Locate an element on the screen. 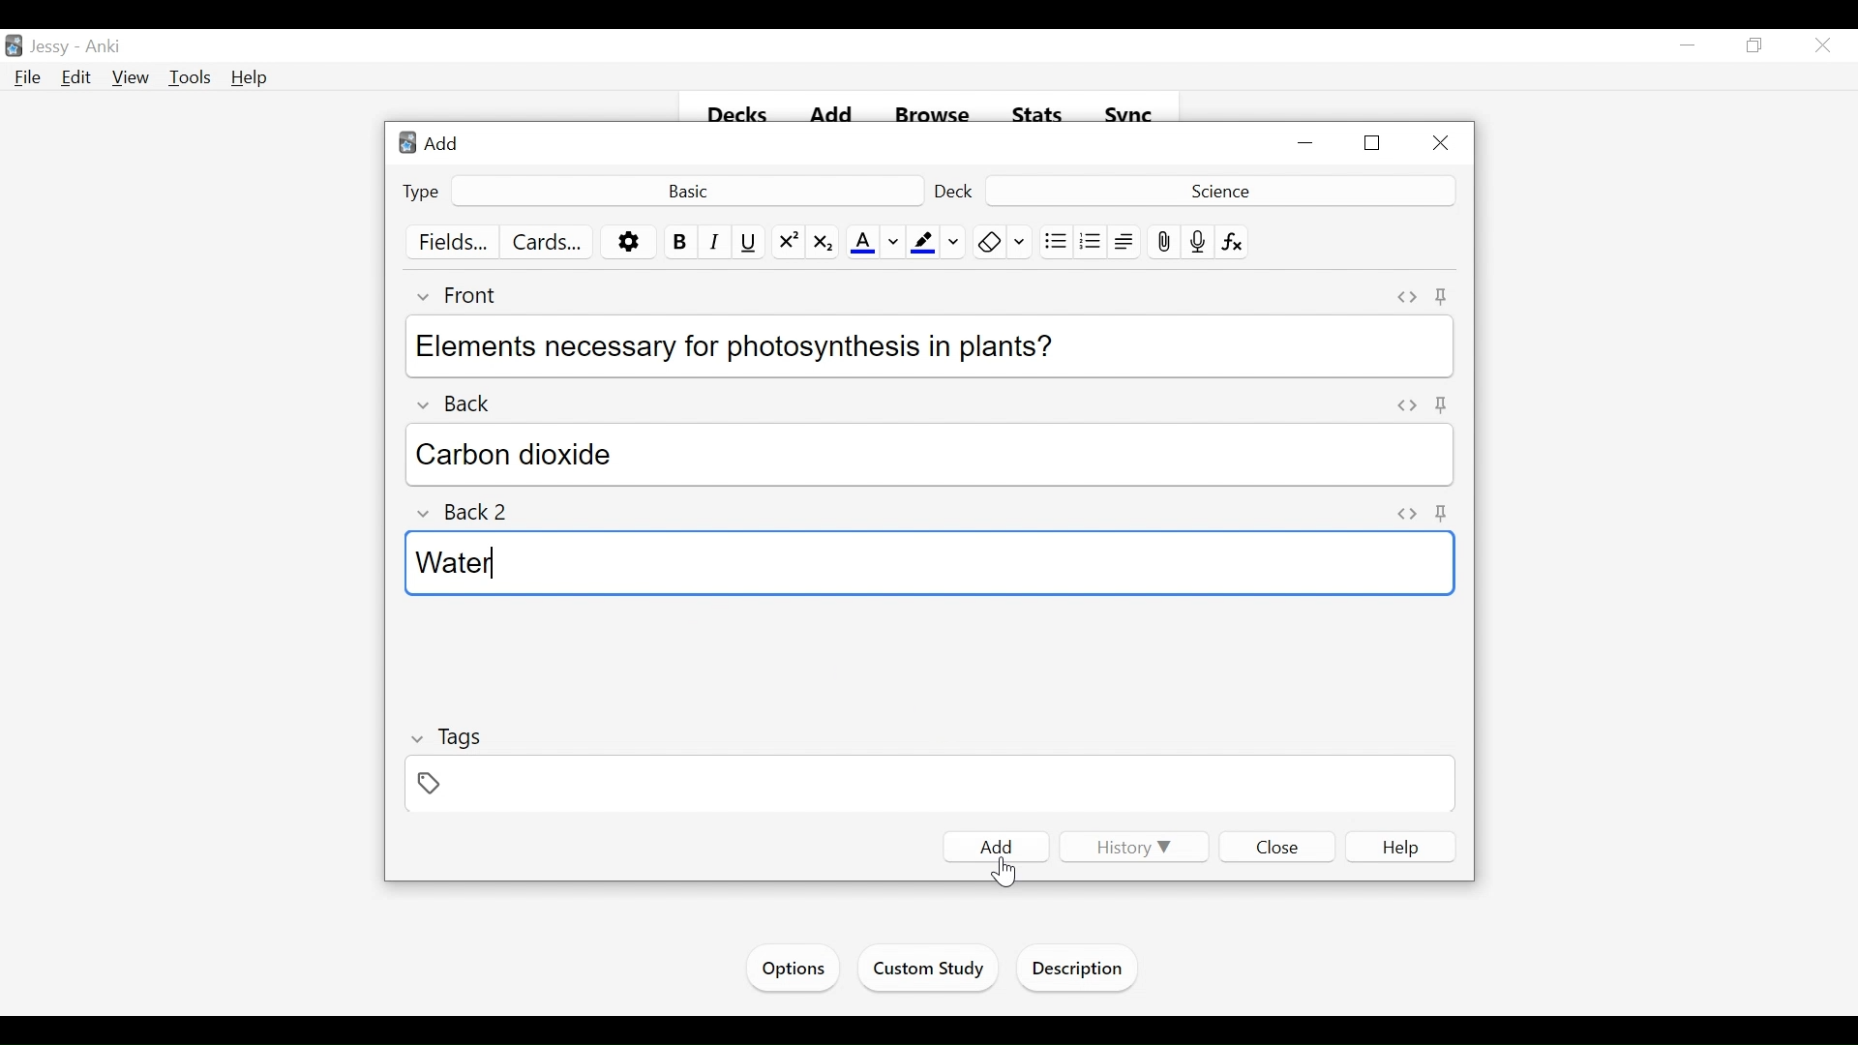 This screenshot has height=1045, width=1858. Options is located at coordinates (791, 969).